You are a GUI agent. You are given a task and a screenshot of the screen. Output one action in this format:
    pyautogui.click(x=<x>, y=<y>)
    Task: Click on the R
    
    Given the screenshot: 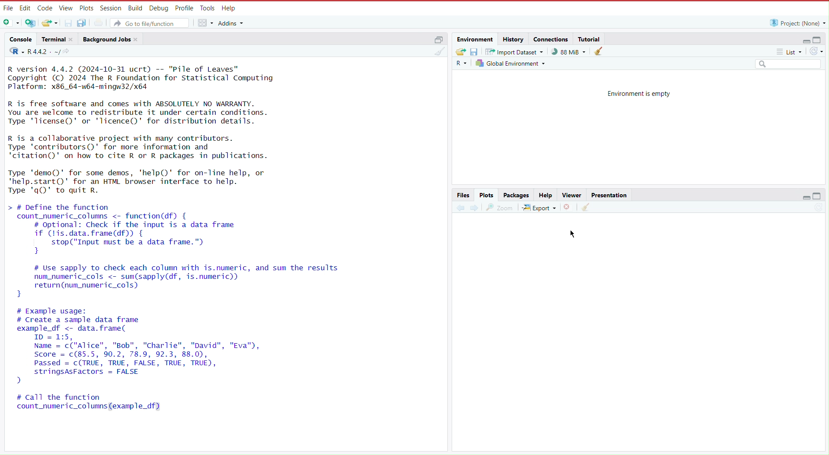 What is the action you would take?
    pyautogui.click(x=462, y=63)
    